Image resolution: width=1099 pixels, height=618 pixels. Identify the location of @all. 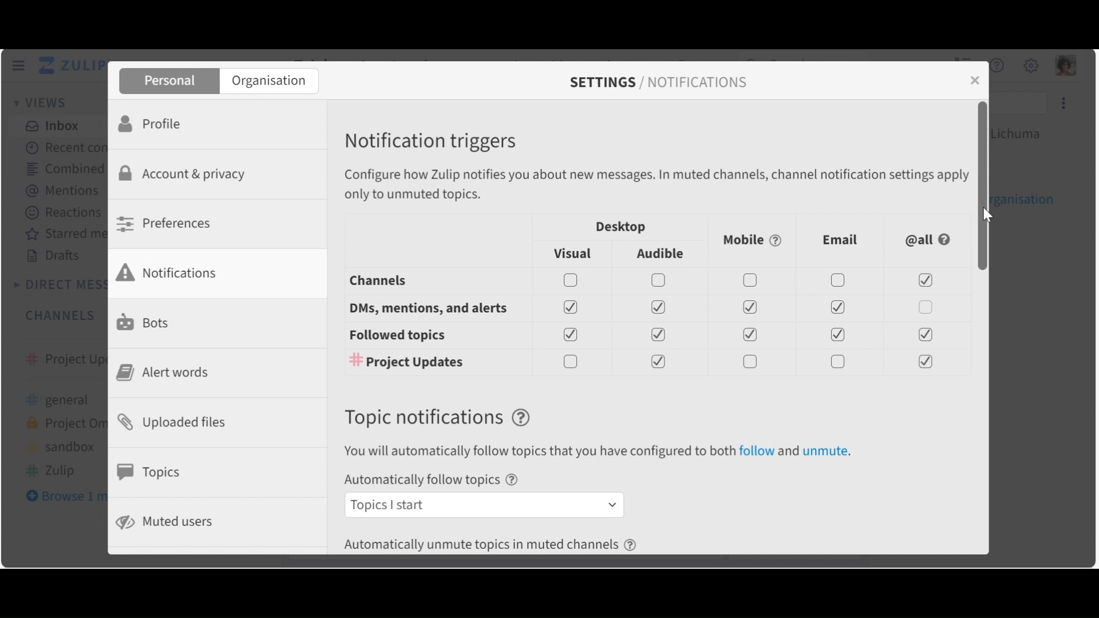
(928, 239).